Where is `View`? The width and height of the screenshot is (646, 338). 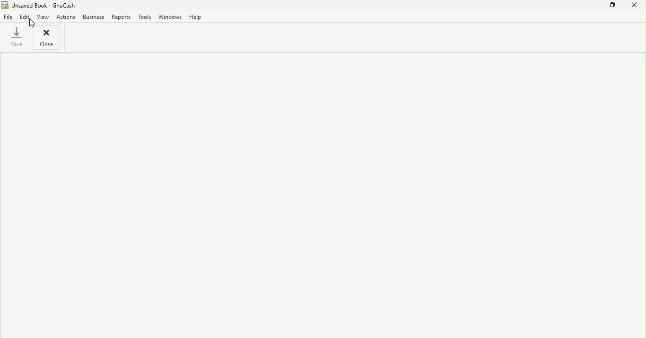
View is located at coordinates (44, 17).